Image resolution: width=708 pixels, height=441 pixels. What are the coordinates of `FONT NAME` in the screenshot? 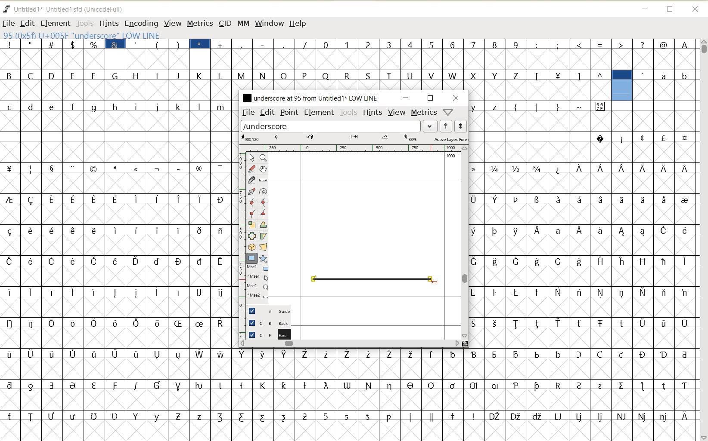 It's located at (70, 9).